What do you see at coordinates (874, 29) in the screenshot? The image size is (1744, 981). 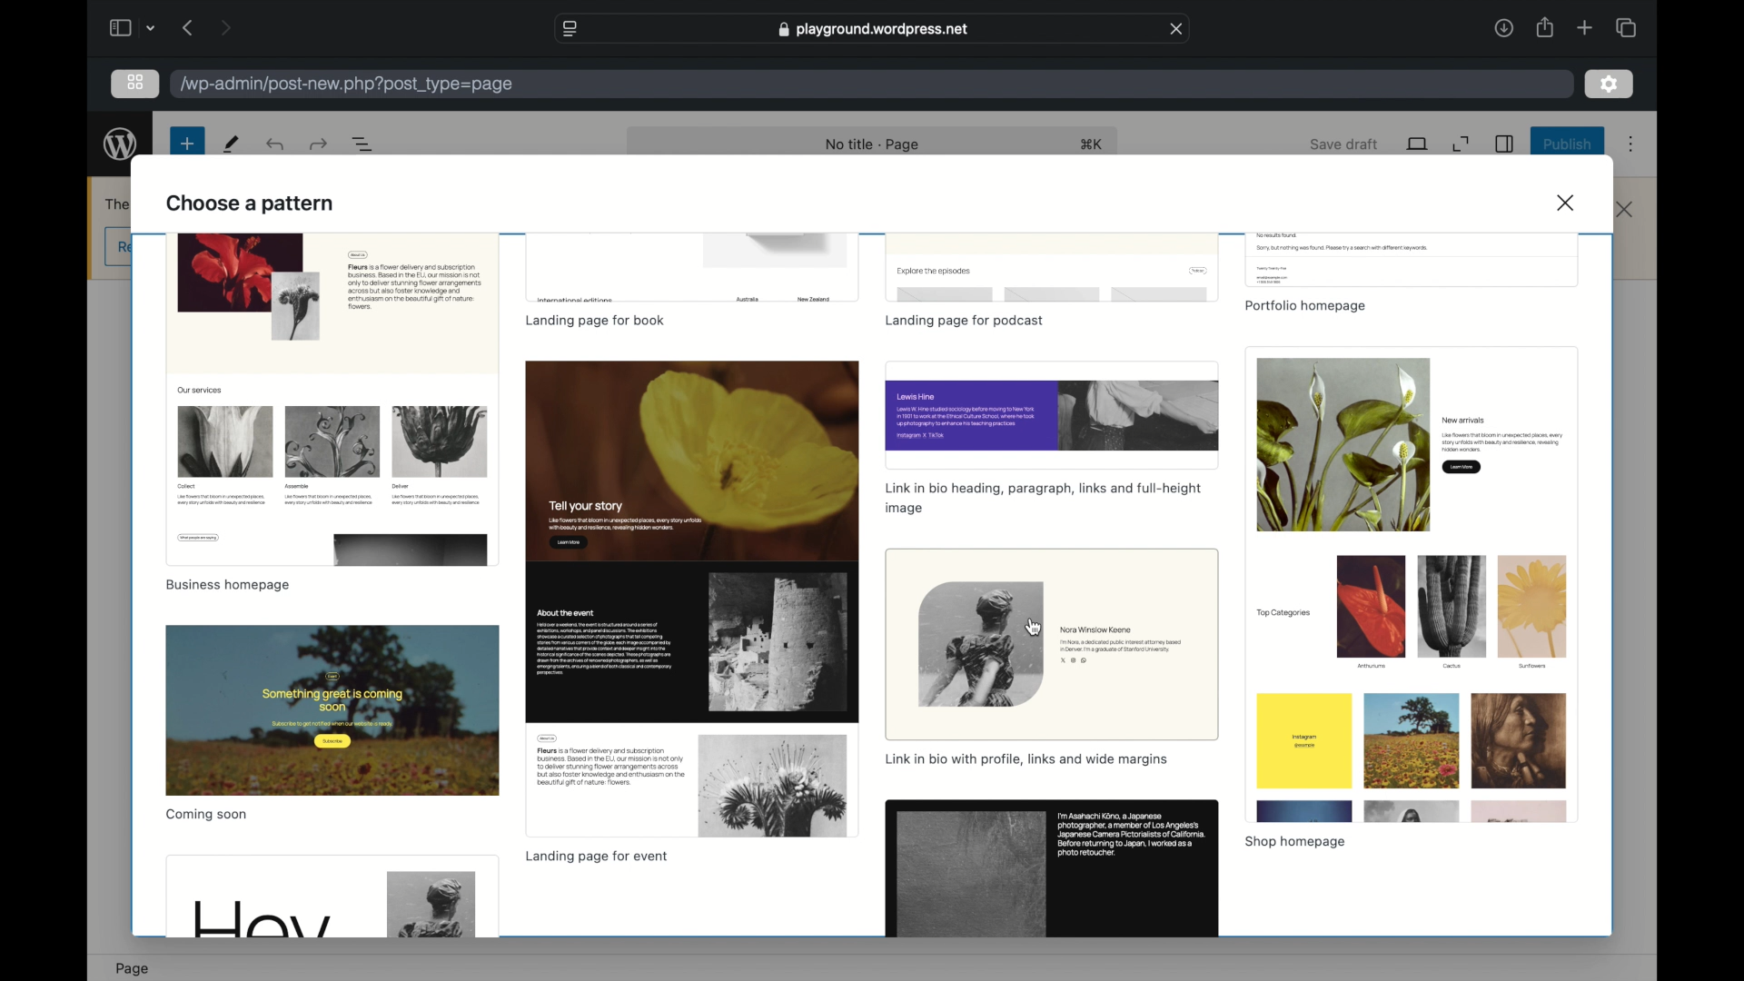 I see `web address` at bounding box center [874, 29].